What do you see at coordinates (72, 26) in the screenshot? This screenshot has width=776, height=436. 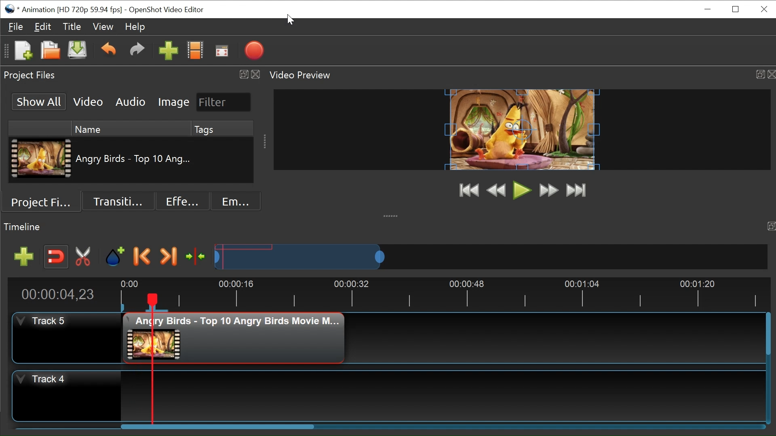 I see `Title` at bounding box center [72, 26].